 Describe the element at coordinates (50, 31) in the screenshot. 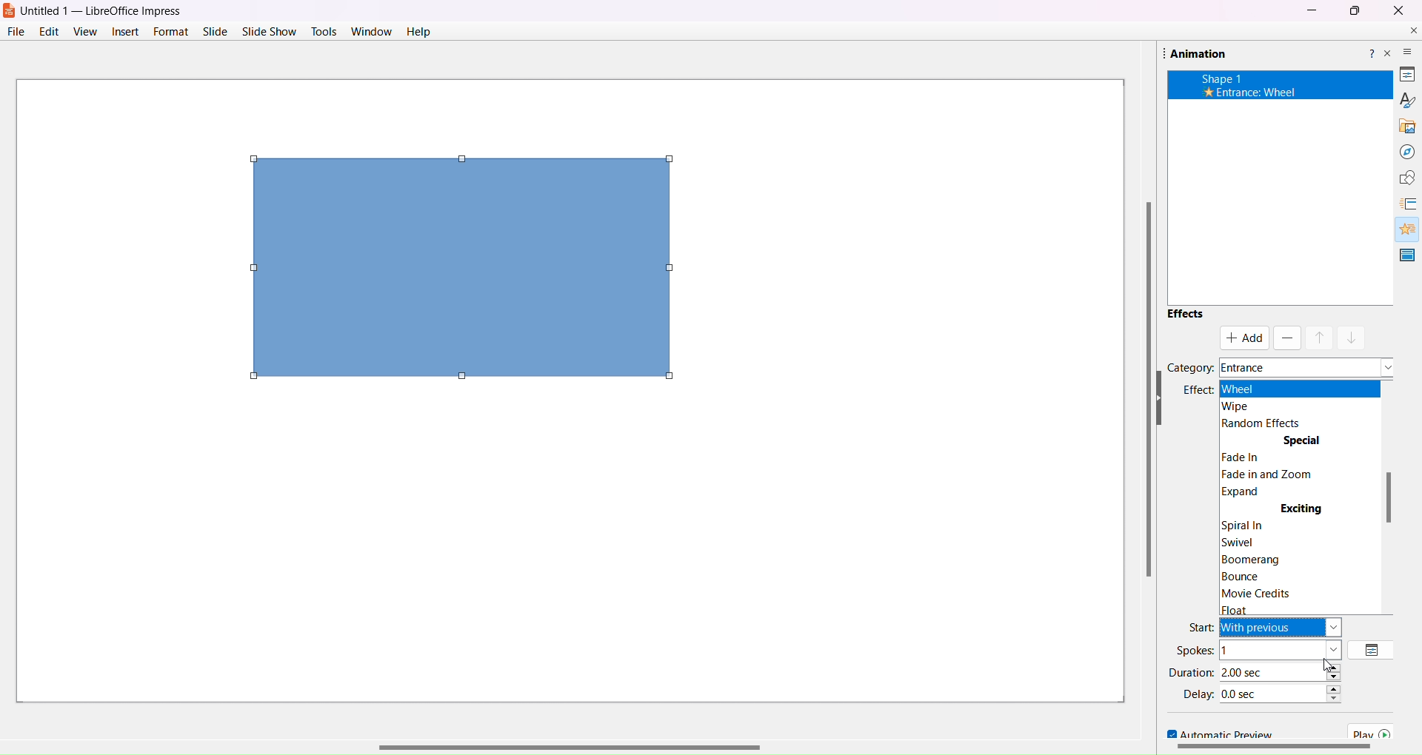

I see `Edit` at that location.